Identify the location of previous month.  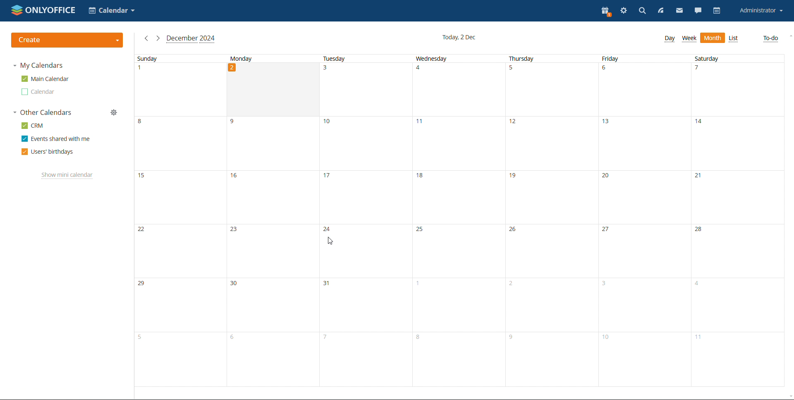
(146, 38).